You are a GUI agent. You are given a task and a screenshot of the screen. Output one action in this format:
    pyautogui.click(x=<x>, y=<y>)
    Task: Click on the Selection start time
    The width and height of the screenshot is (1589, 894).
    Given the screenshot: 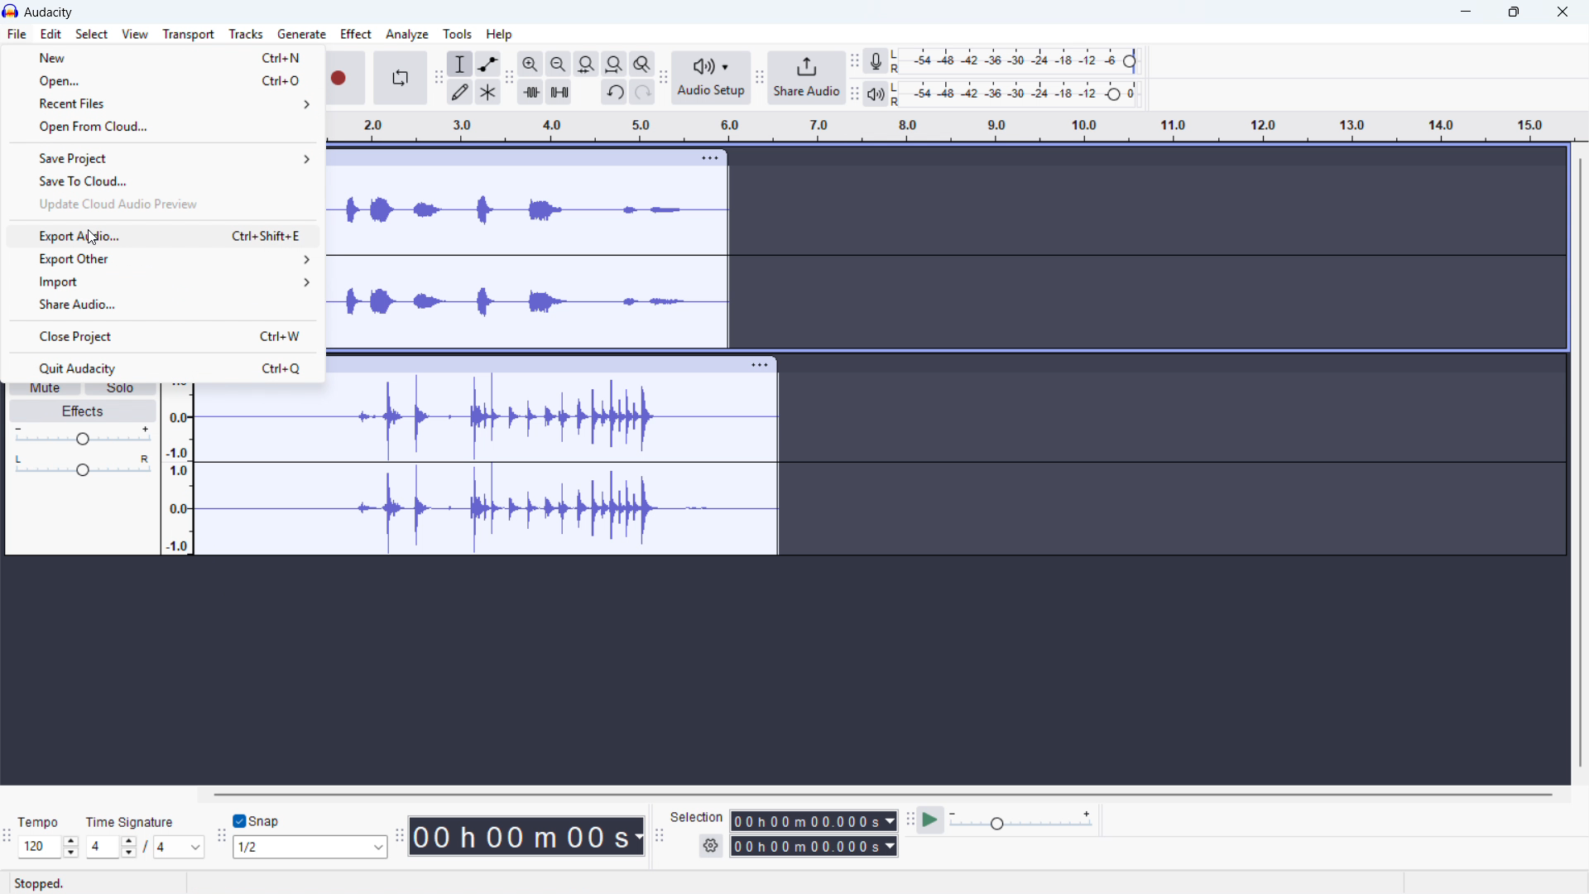 What is the action you would take?
    pyautogui.click(x=813, y=821)
    